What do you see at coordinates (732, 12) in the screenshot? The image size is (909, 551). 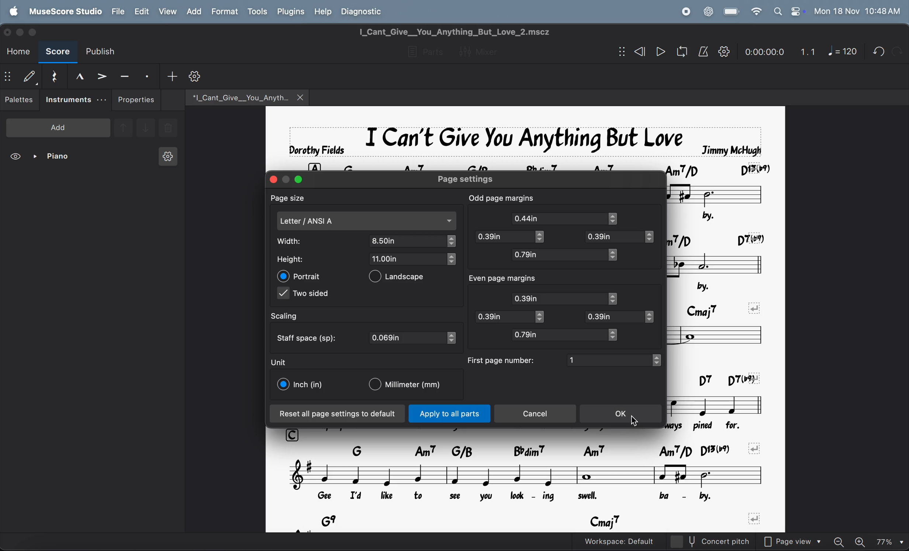 I see `battery` at bounding box center [732, 12].